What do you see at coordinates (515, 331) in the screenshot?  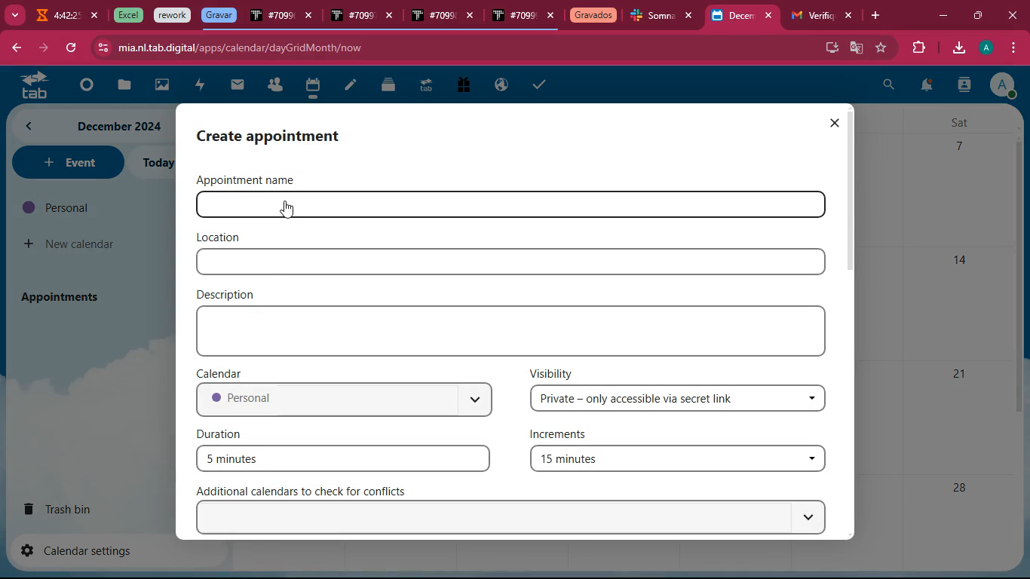 I see `type` at bounding box center [515, 331].